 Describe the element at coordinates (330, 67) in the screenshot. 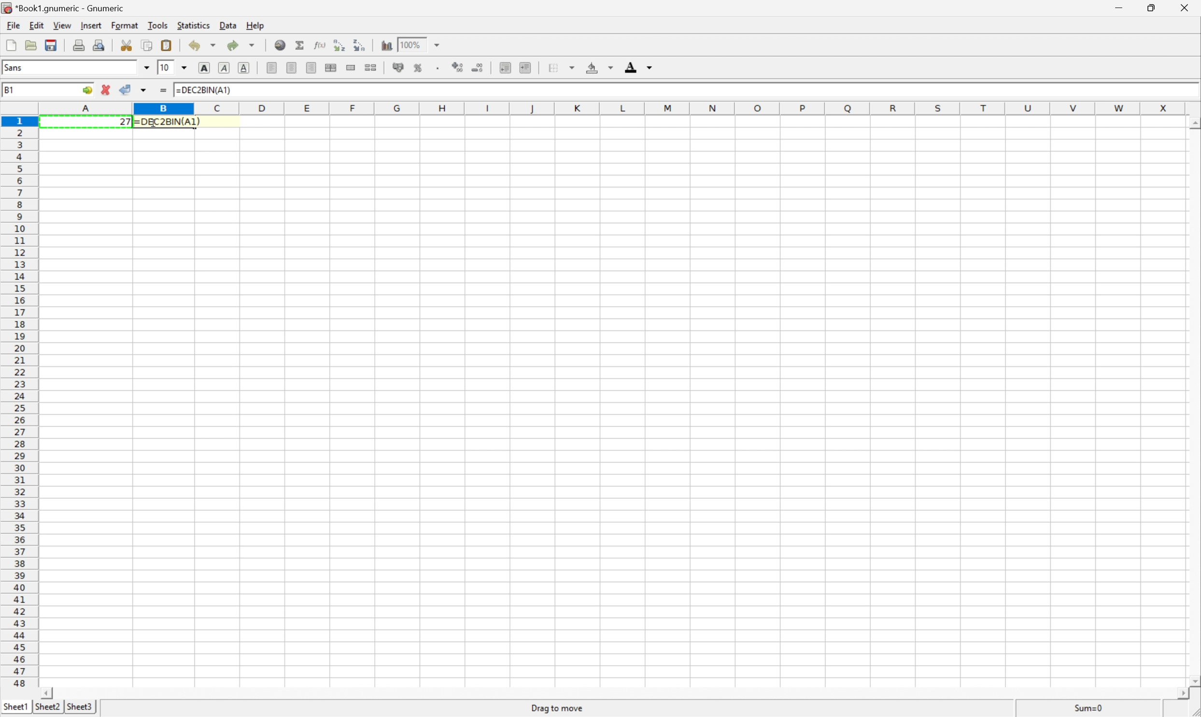

I see `Center horizontally across selection` at that location.